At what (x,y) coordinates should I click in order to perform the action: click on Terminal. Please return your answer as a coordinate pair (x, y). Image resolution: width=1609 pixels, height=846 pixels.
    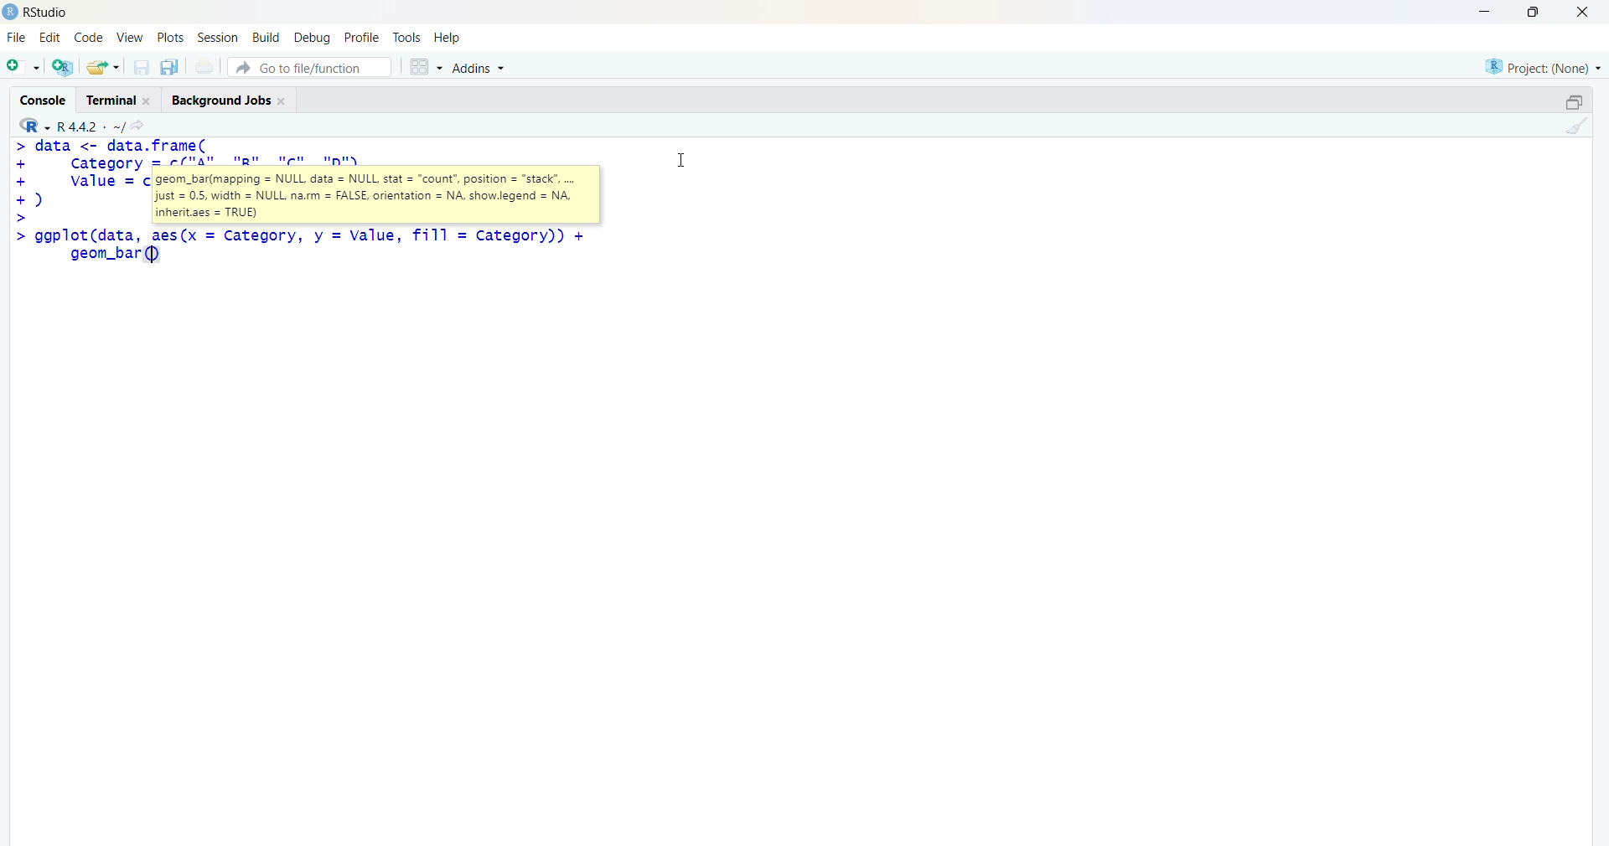
    Looking at the image, I should click on (116, 98).